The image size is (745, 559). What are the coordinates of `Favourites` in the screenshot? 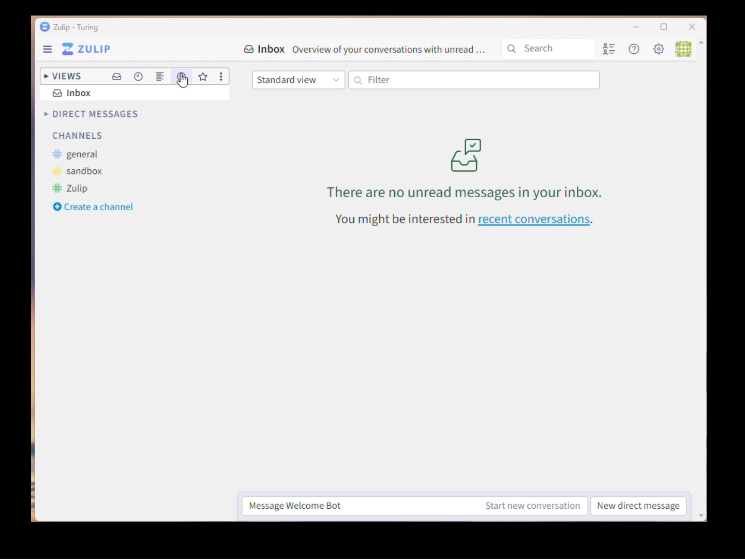 It's located at (204, 77).